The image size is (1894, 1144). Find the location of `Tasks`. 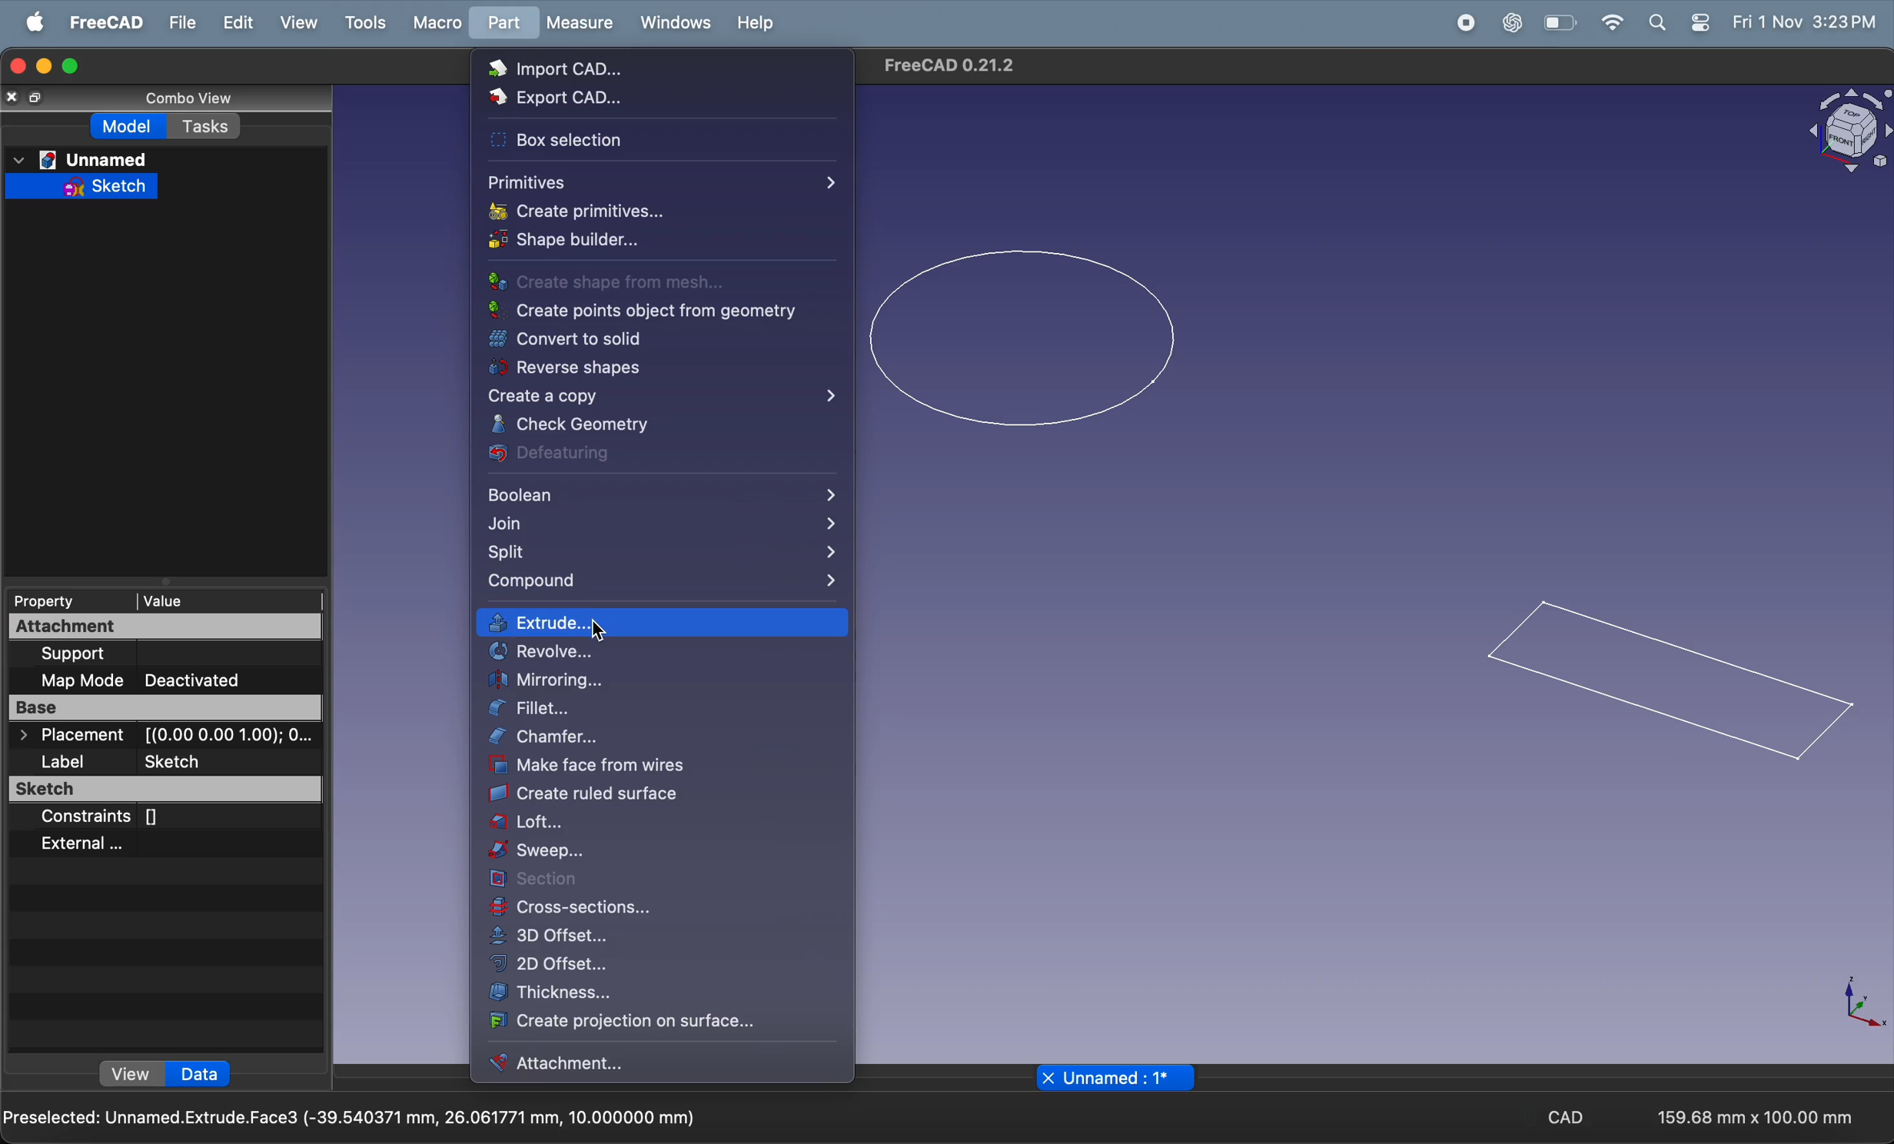

Tasks is located at coordinates (205, 125).